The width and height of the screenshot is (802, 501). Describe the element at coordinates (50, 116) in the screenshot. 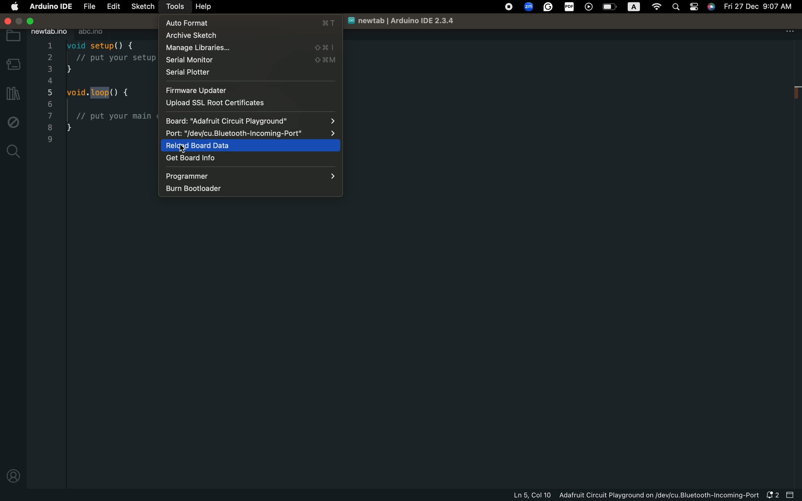

I see `7` at that location.